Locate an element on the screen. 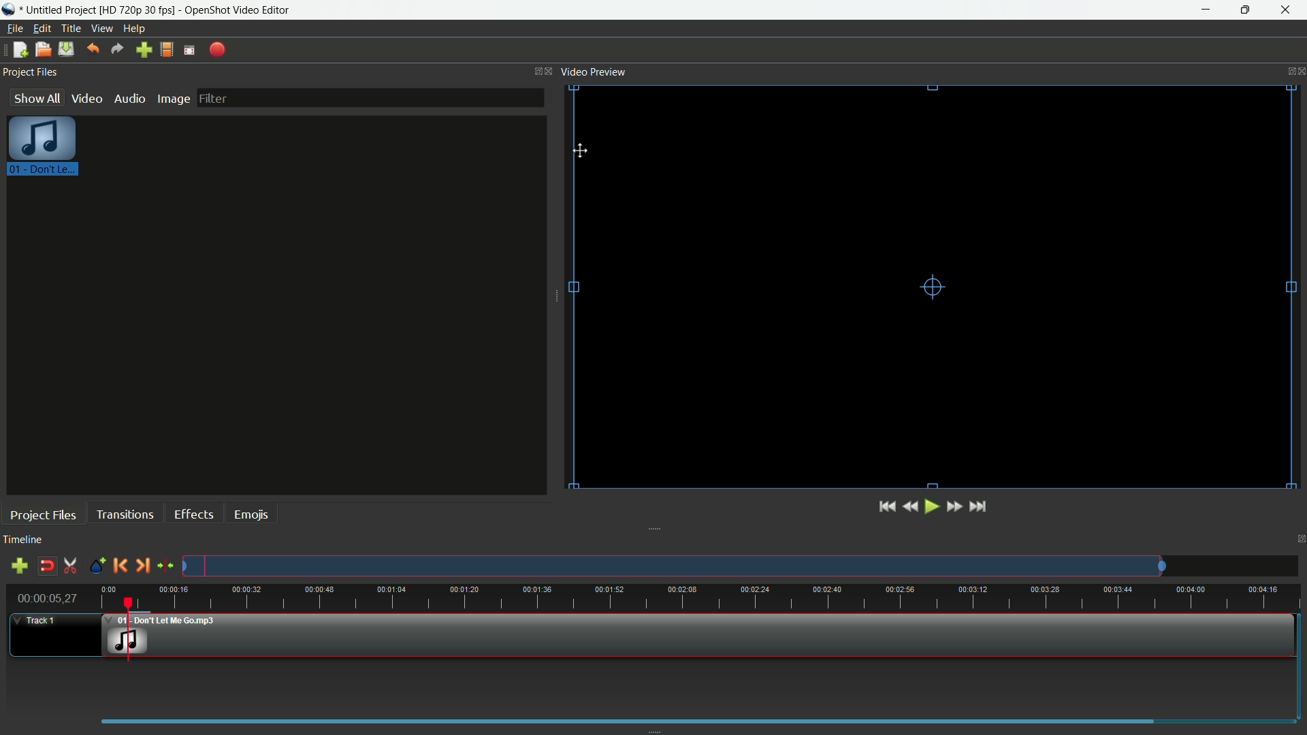  change layout is located at coordinates (534, 70).